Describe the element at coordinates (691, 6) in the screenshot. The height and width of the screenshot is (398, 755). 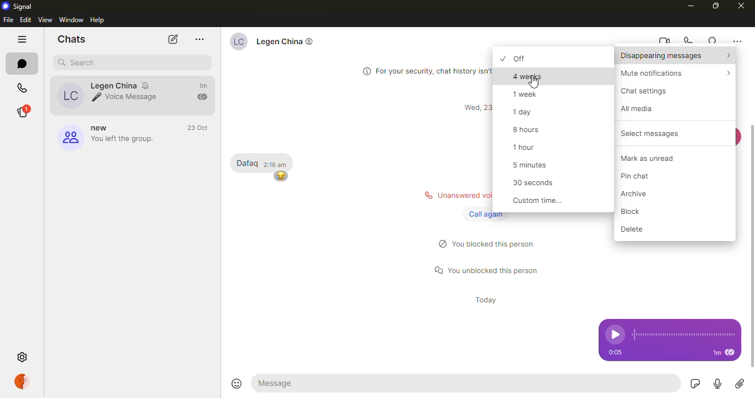
I see `minimize` at that location.